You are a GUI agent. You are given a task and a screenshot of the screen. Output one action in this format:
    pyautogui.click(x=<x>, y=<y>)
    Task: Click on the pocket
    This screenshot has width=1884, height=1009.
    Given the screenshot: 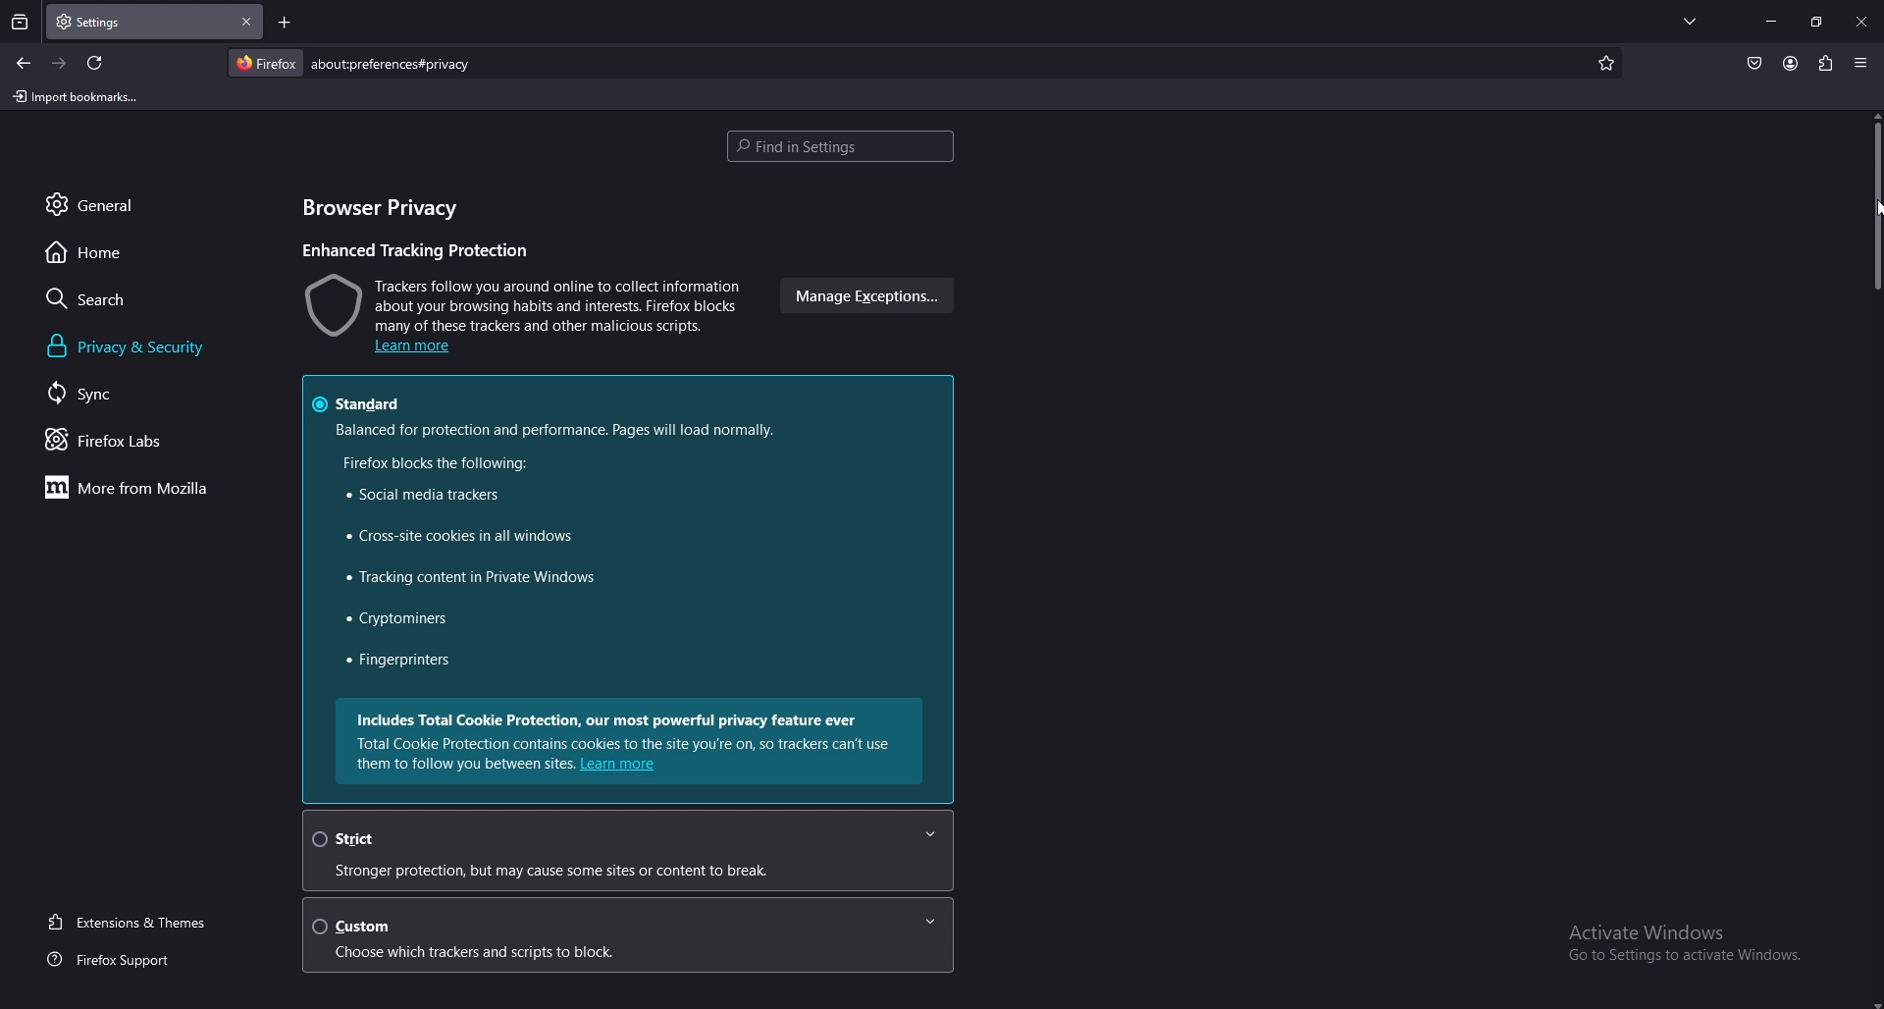 What is the action you would take?
    pyautogui.click(x=1753, y=63)
    